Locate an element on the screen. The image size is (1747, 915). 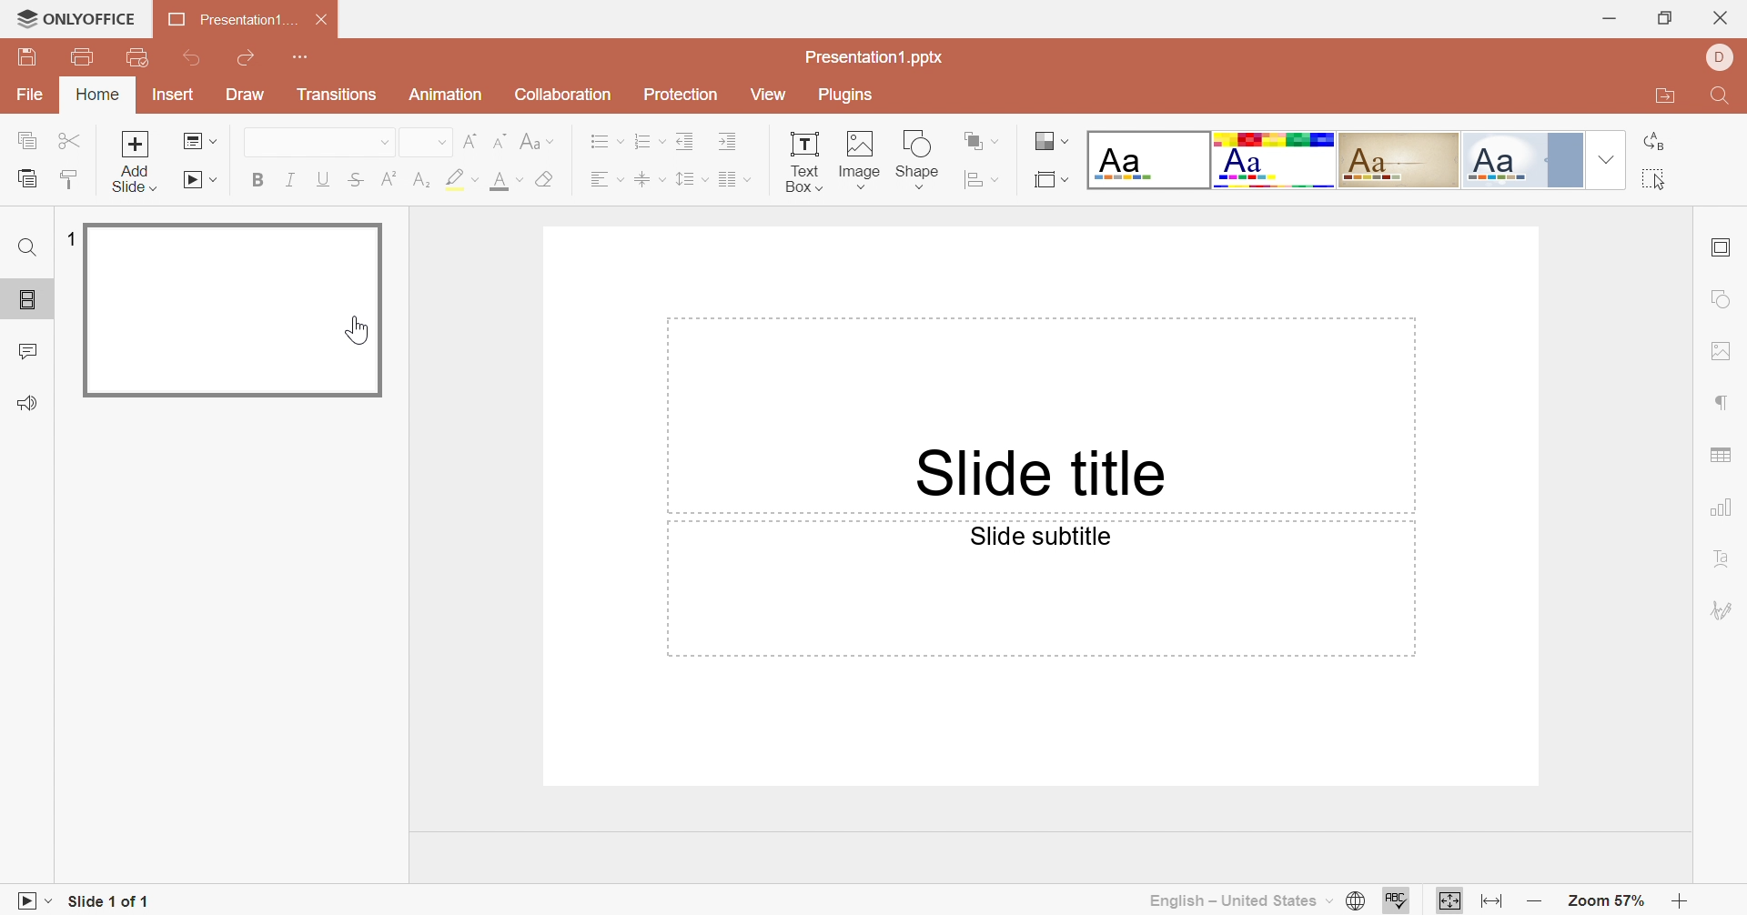
Drop Down is located at coordinates (621, 140).